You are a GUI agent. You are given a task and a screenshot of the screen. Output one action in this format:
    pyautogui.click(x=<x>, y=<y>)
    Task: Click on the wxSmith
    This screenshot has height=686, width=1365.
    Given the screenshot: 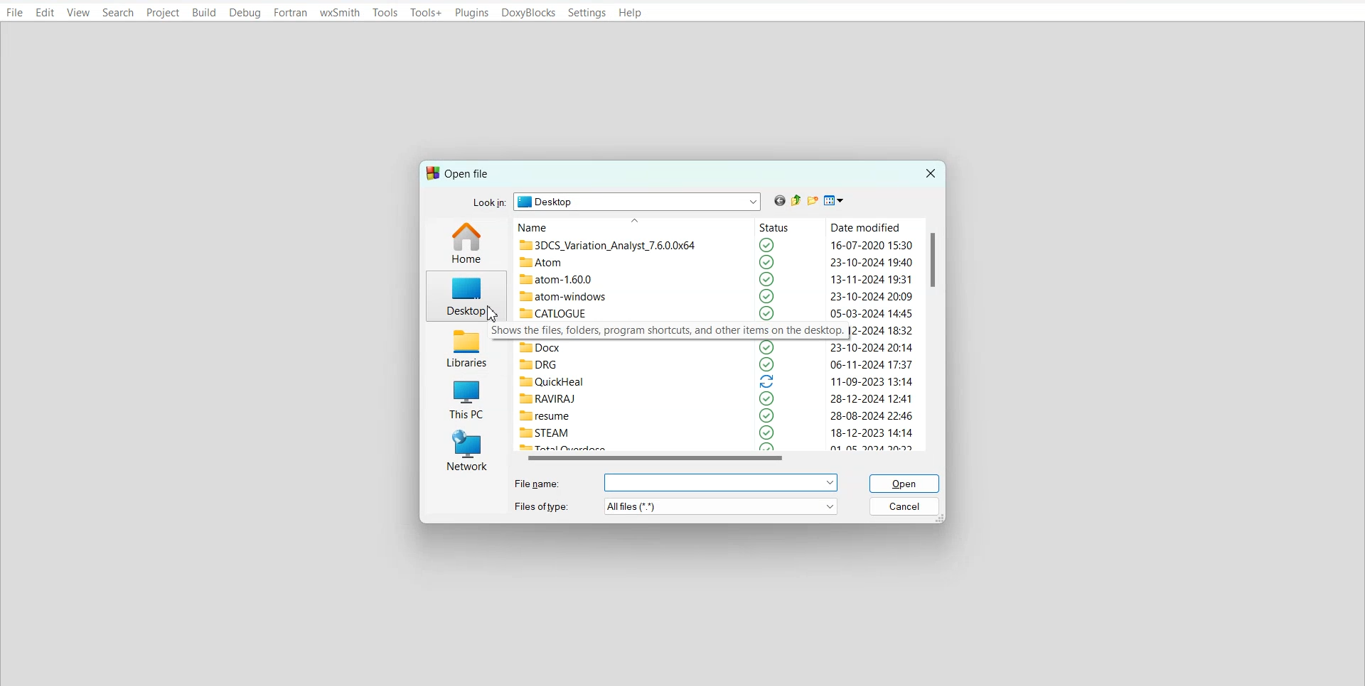 What is the action you would take?
    pyautogui.click(x=341, y=12)
    